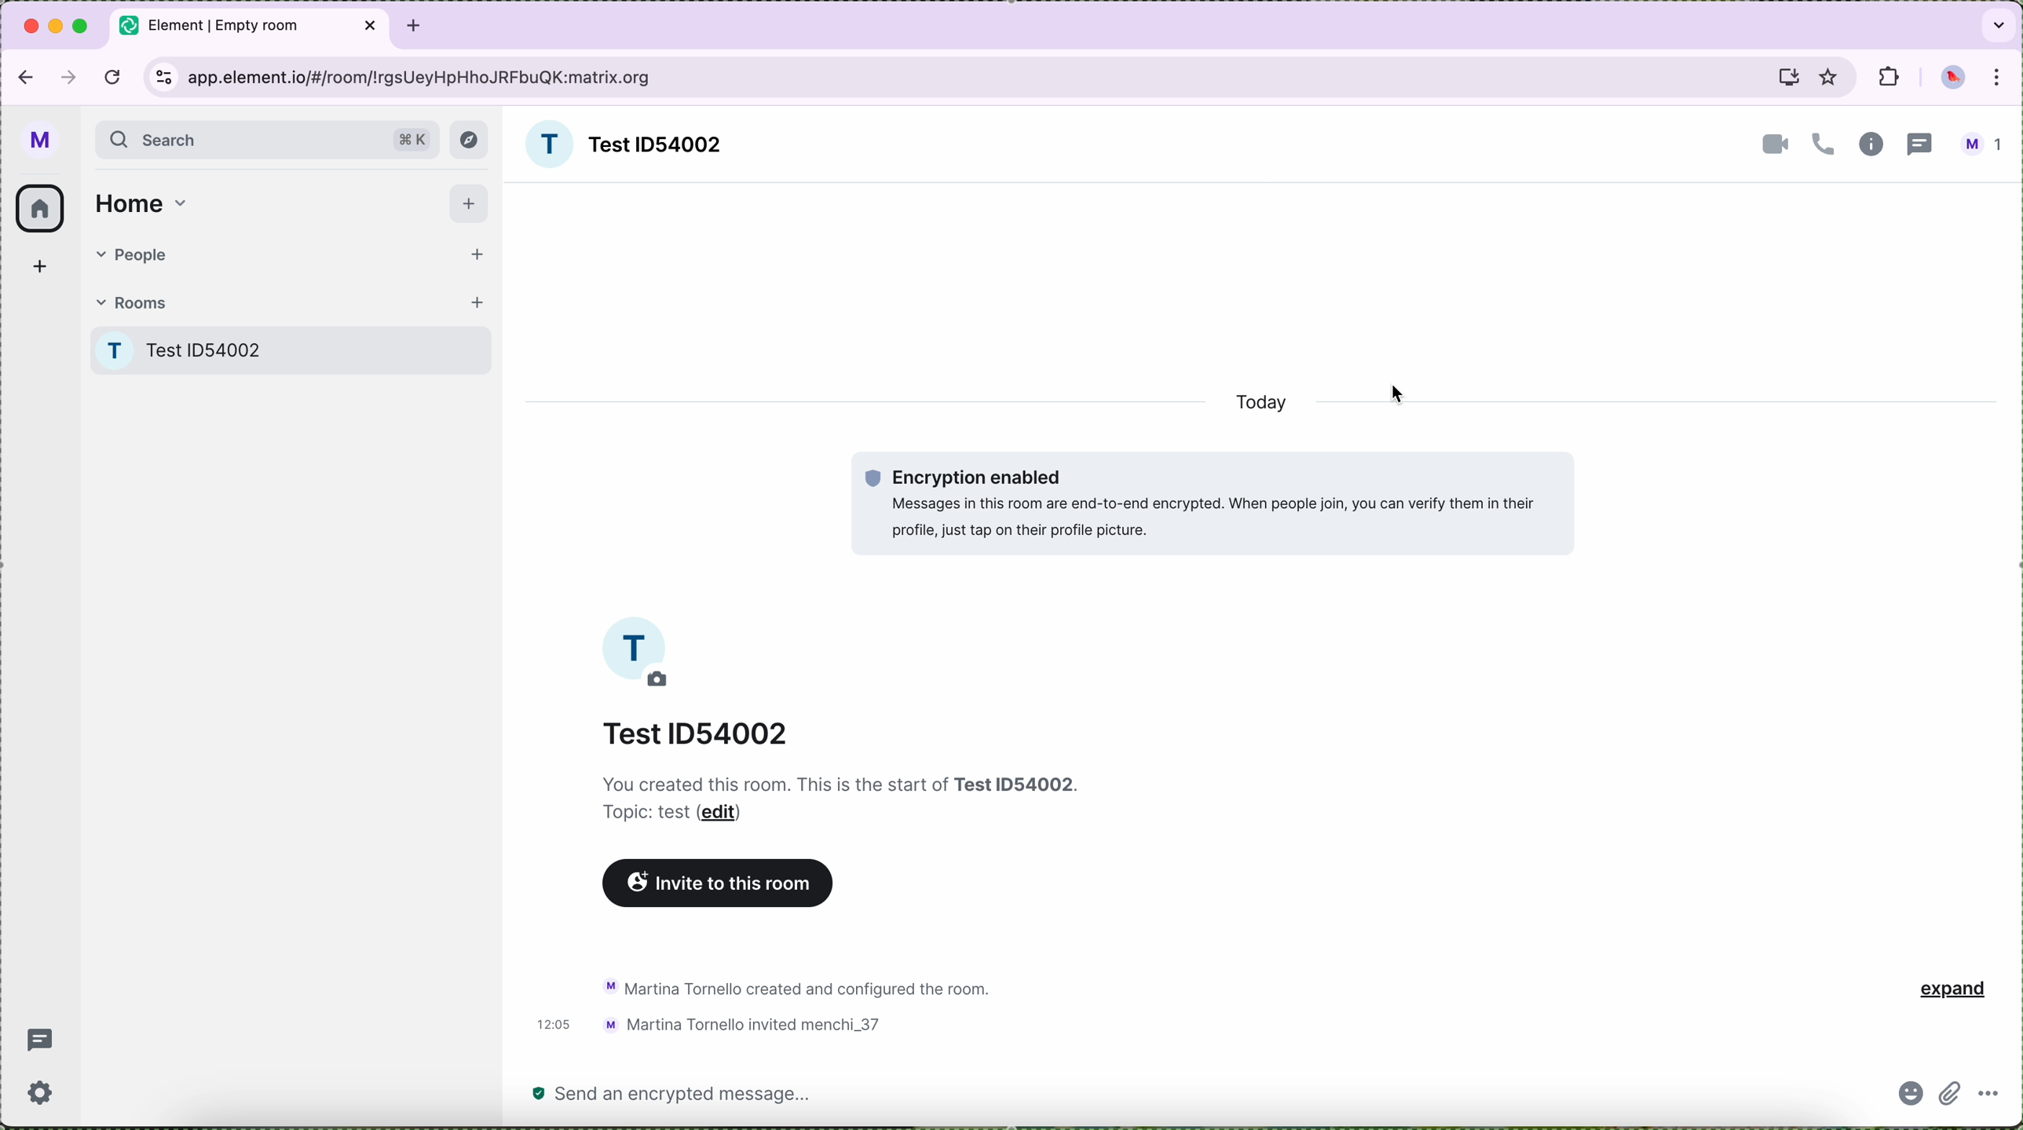 This screenshot has width=2023, height=1130. I want to click on close Google Chrome, so click(32, 25).